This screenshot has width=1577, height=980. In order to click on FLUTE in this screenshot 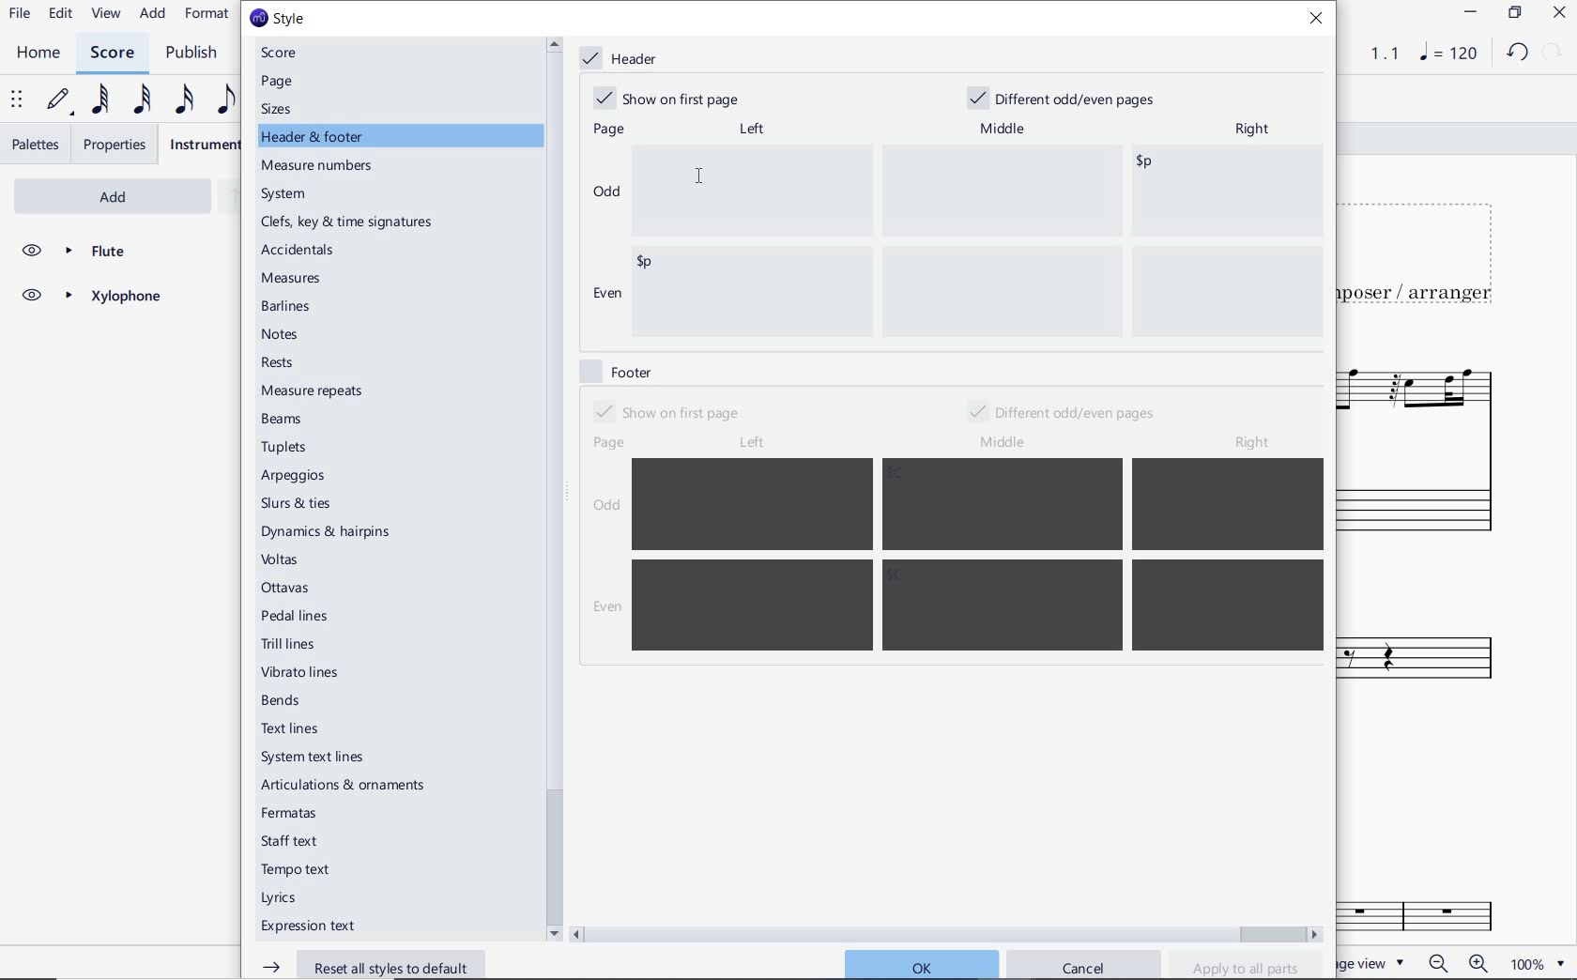, I will do `click(1430, 445)`.